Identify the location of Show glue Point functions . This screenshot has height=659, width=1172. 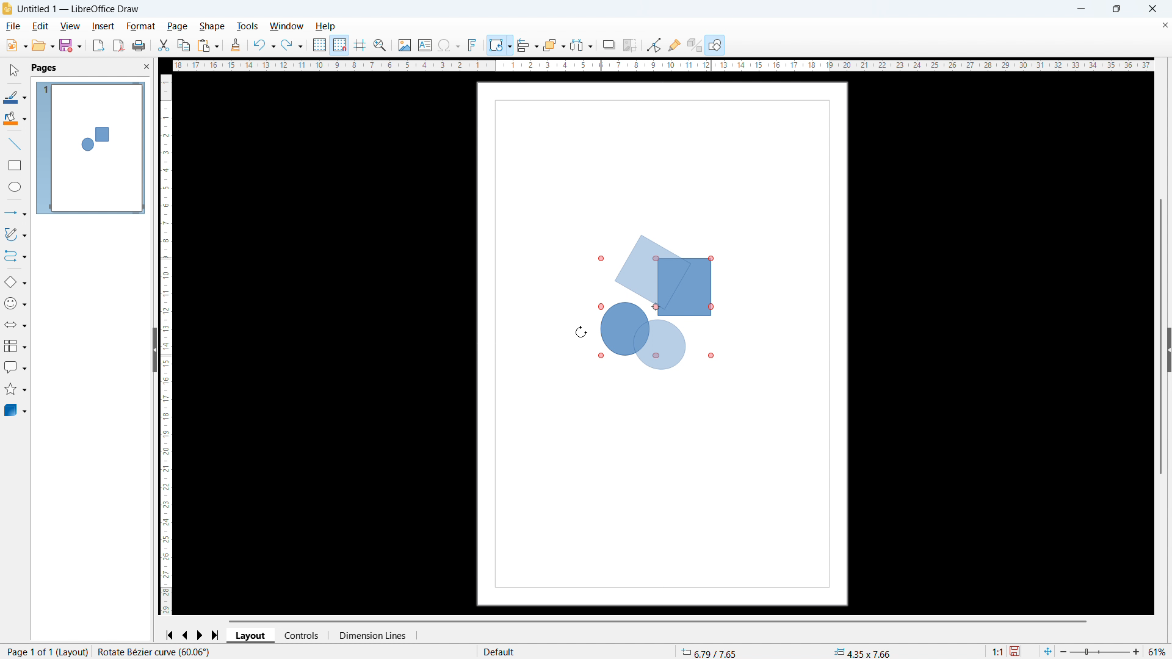
(675, 45).